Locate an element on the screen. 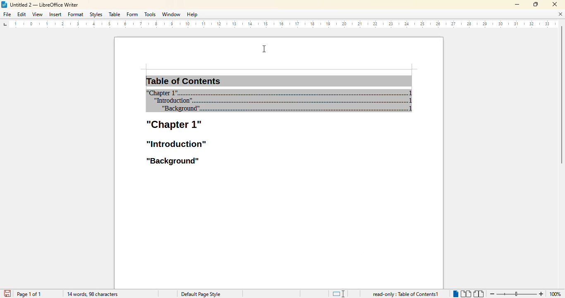 The height and width of the screenshot is (298, 565). styles is located at coordinates (96, 14).